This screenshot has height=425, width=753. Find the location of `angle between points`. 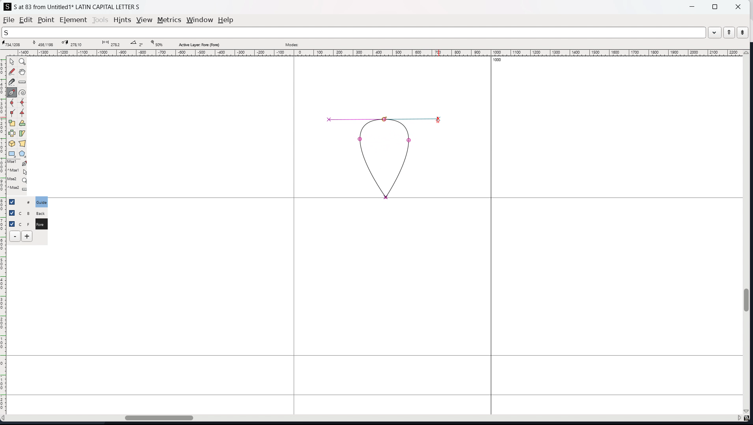

angle between points is located at coordinates (138, 43).